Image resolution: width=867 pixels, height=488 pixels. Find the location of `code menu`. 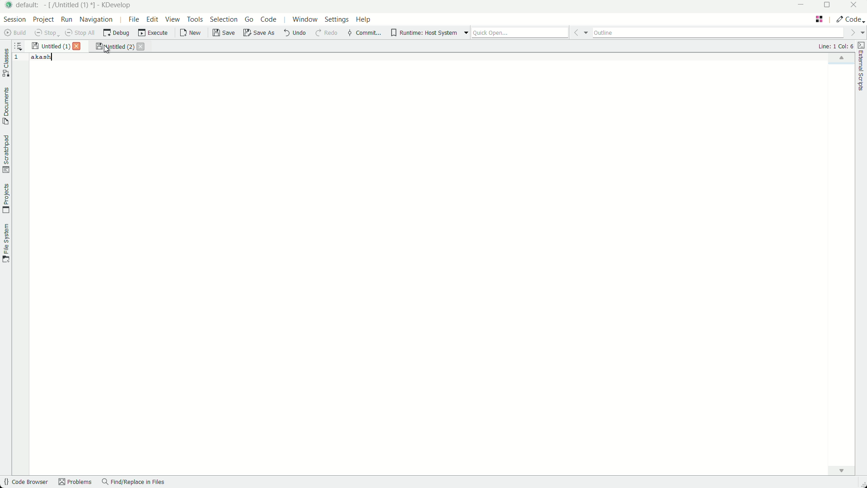

code menu is located at coordinates (269, 20).